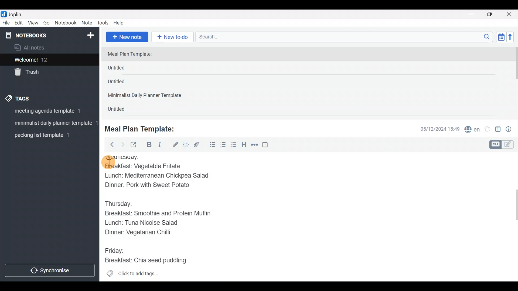 The image size is (518, 291). I want to click on Tag 3, so click(48, 135).